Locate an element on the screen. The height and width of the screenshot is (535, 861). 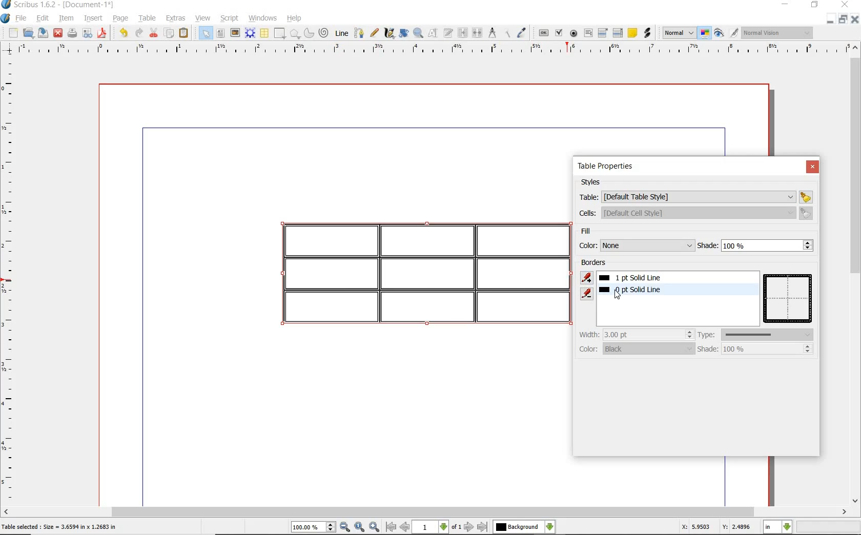
line is located at coordinates (341, 33).